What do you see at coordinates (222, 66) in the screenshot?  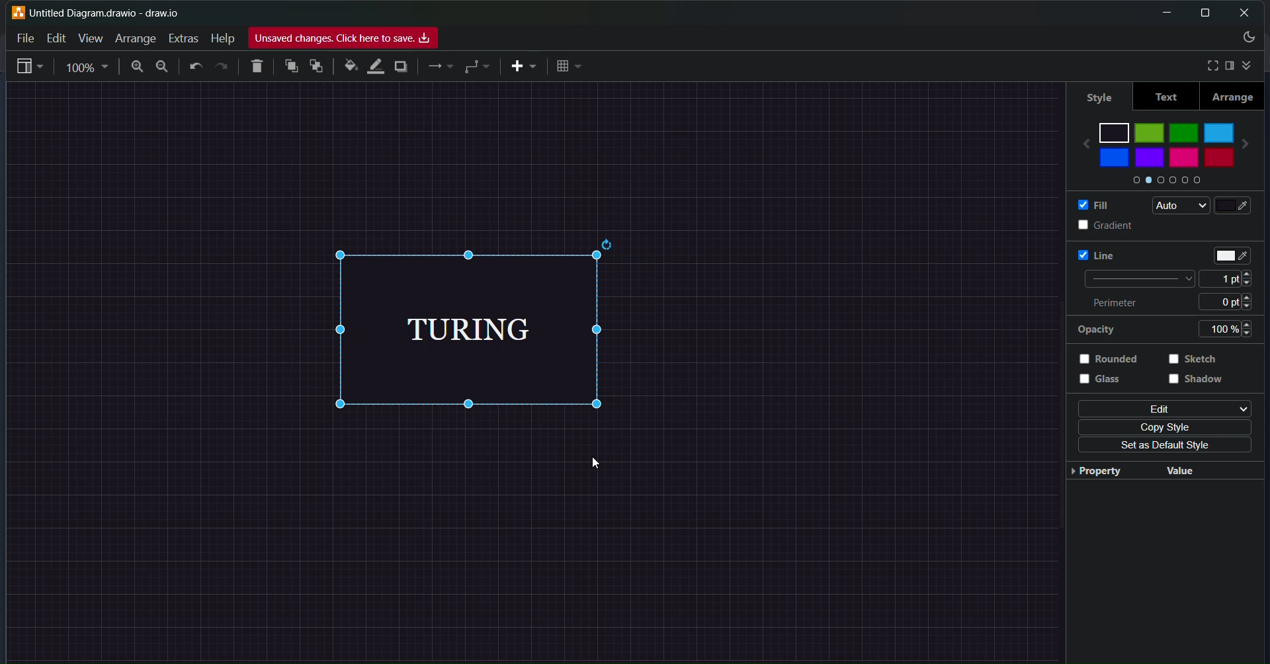 I see `redo` at bounding box center [222, 66].